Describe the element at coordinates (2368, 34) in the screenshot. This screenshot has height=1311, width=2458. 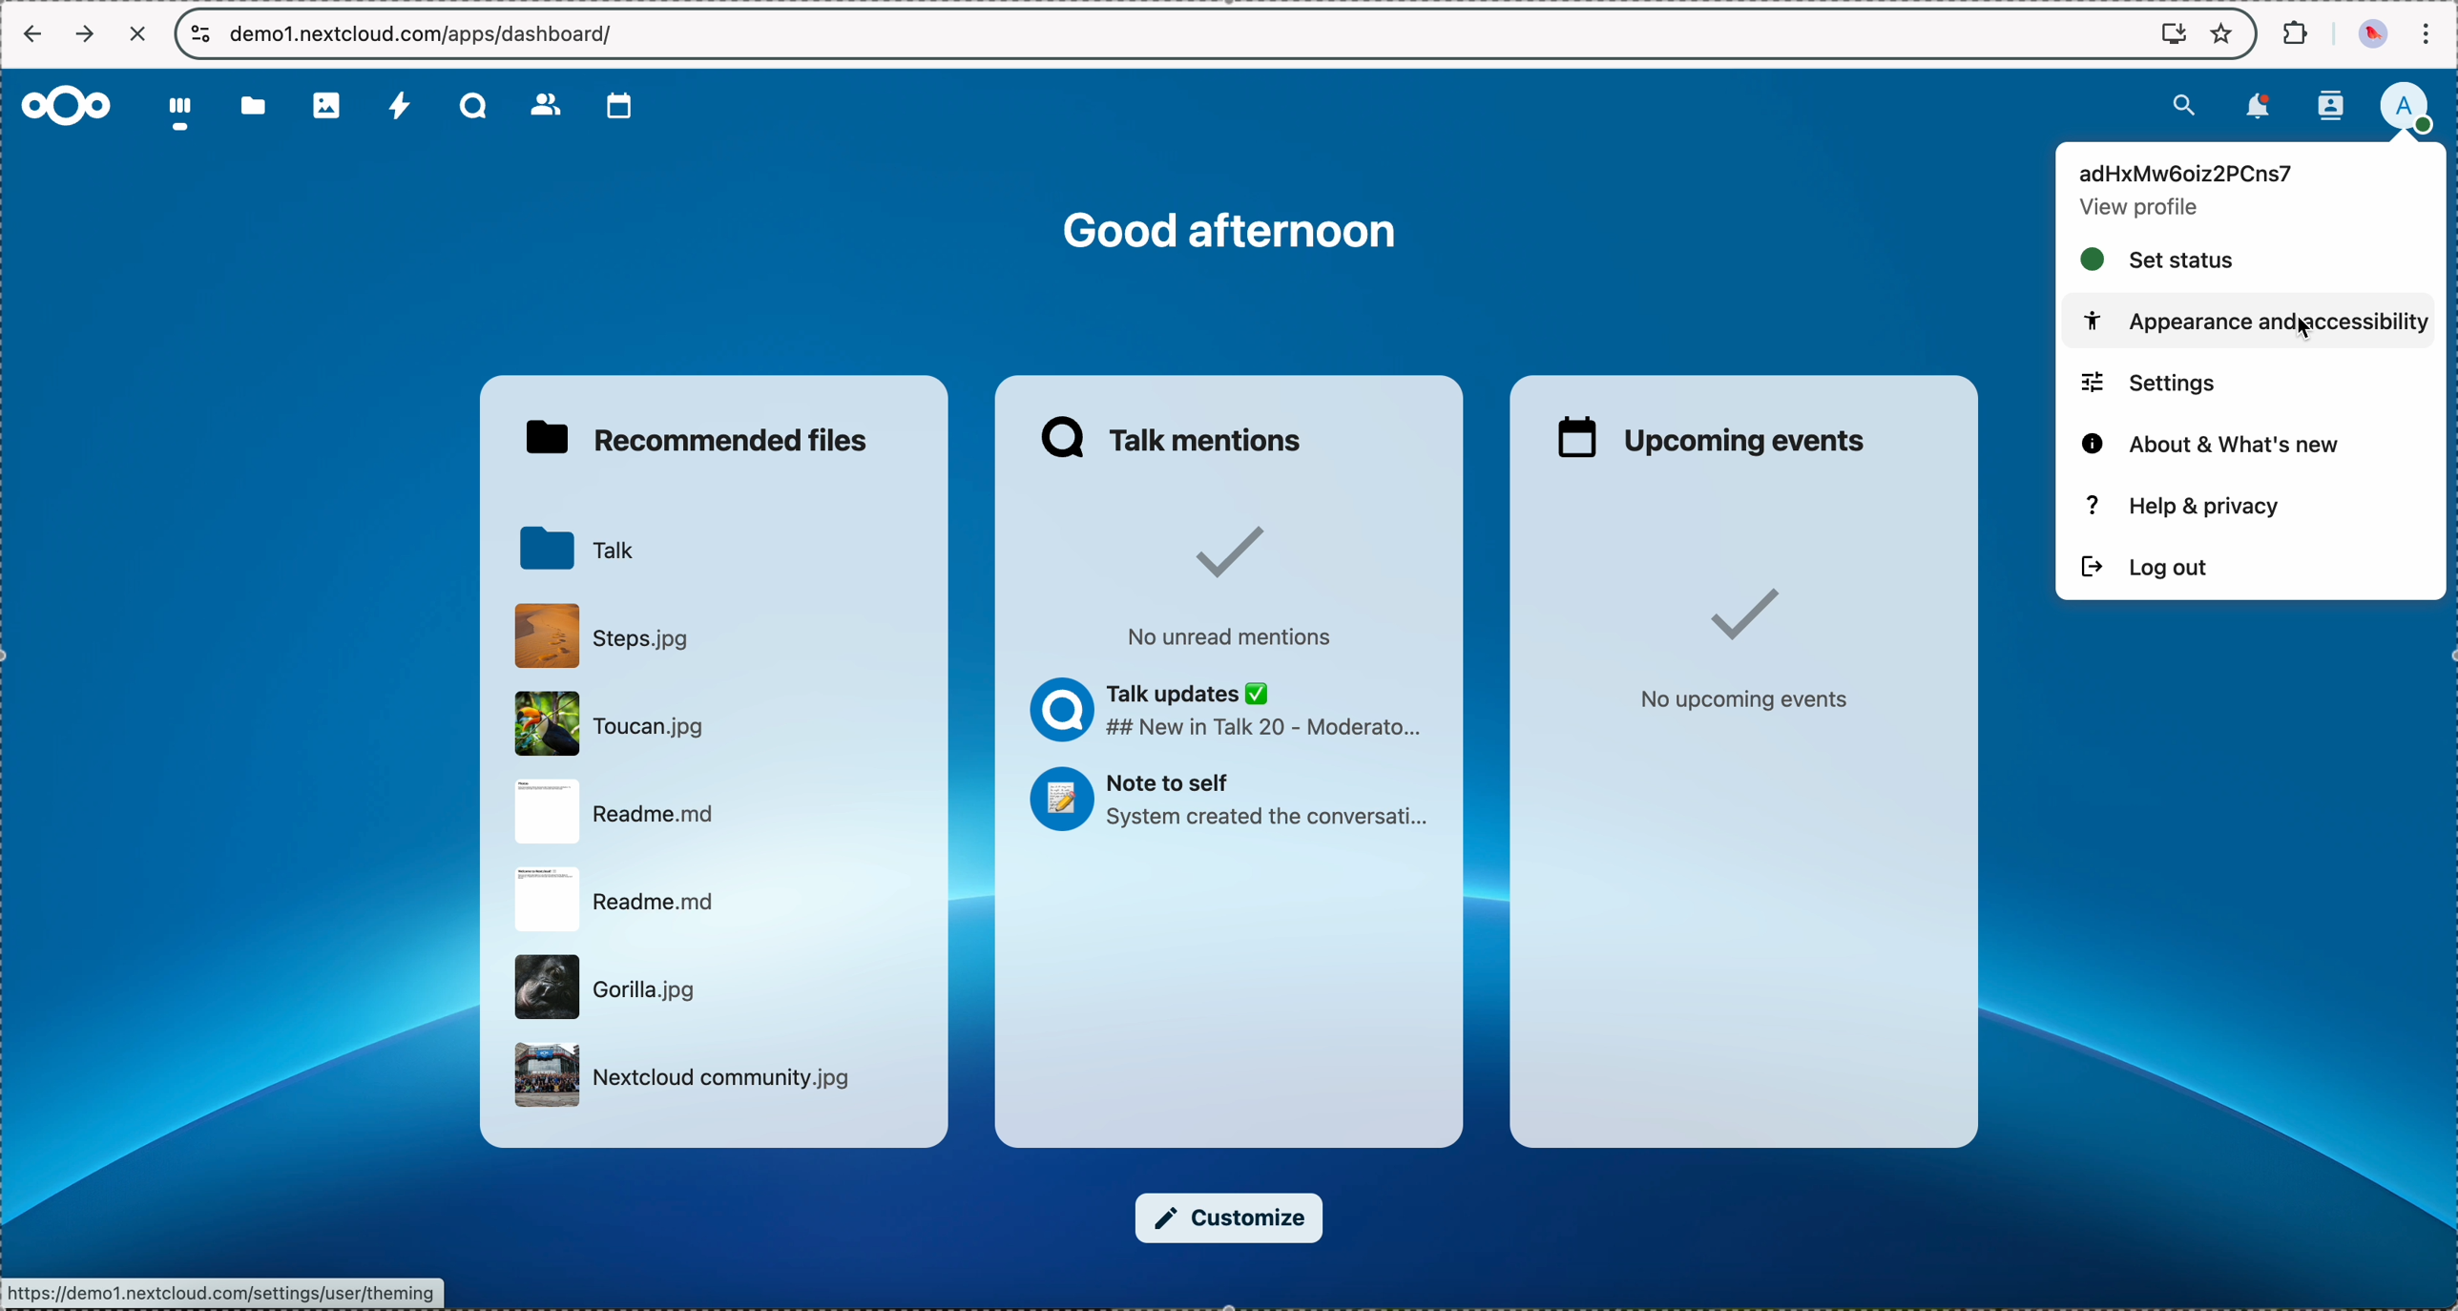
I see `profile picture` at that location.